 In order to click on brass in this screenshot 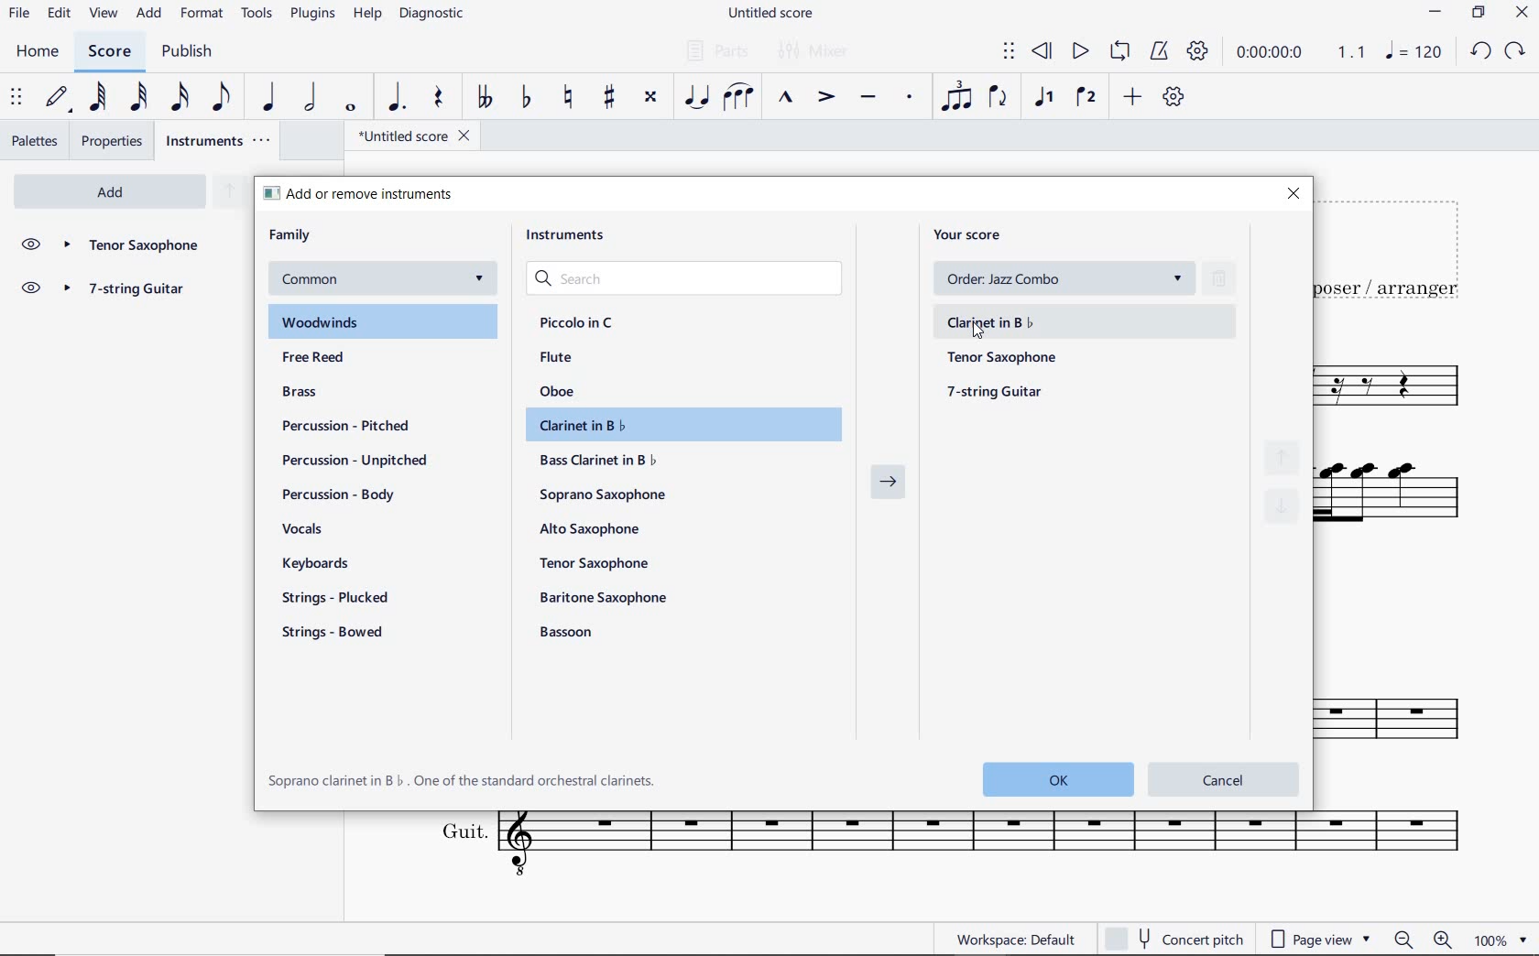, I will do `click(322, 394)`.